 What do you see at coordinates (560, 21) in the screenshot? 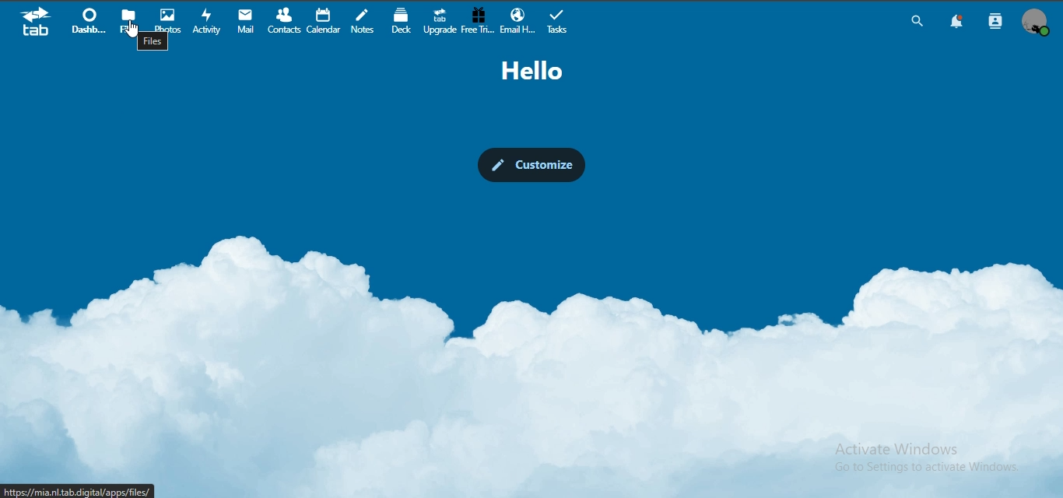
I see `tasks` at bounding box center [560, 21].